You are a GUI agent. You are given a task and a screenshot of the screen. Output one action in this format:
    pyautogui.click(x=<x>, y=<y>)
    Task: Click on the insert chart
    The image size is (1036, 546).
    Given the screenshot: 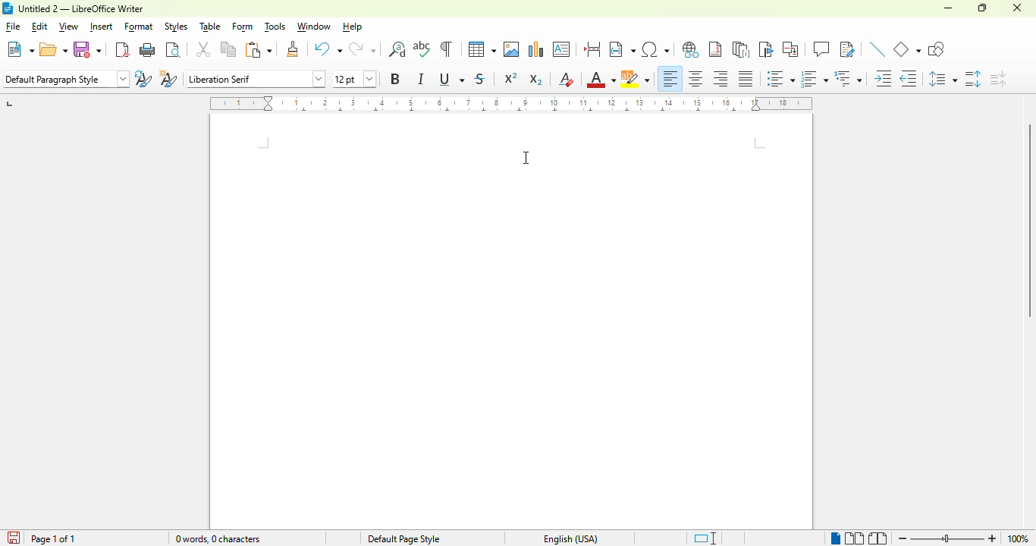 What is the action you would take?
    pyautogui.click(x=536, y=49)
    